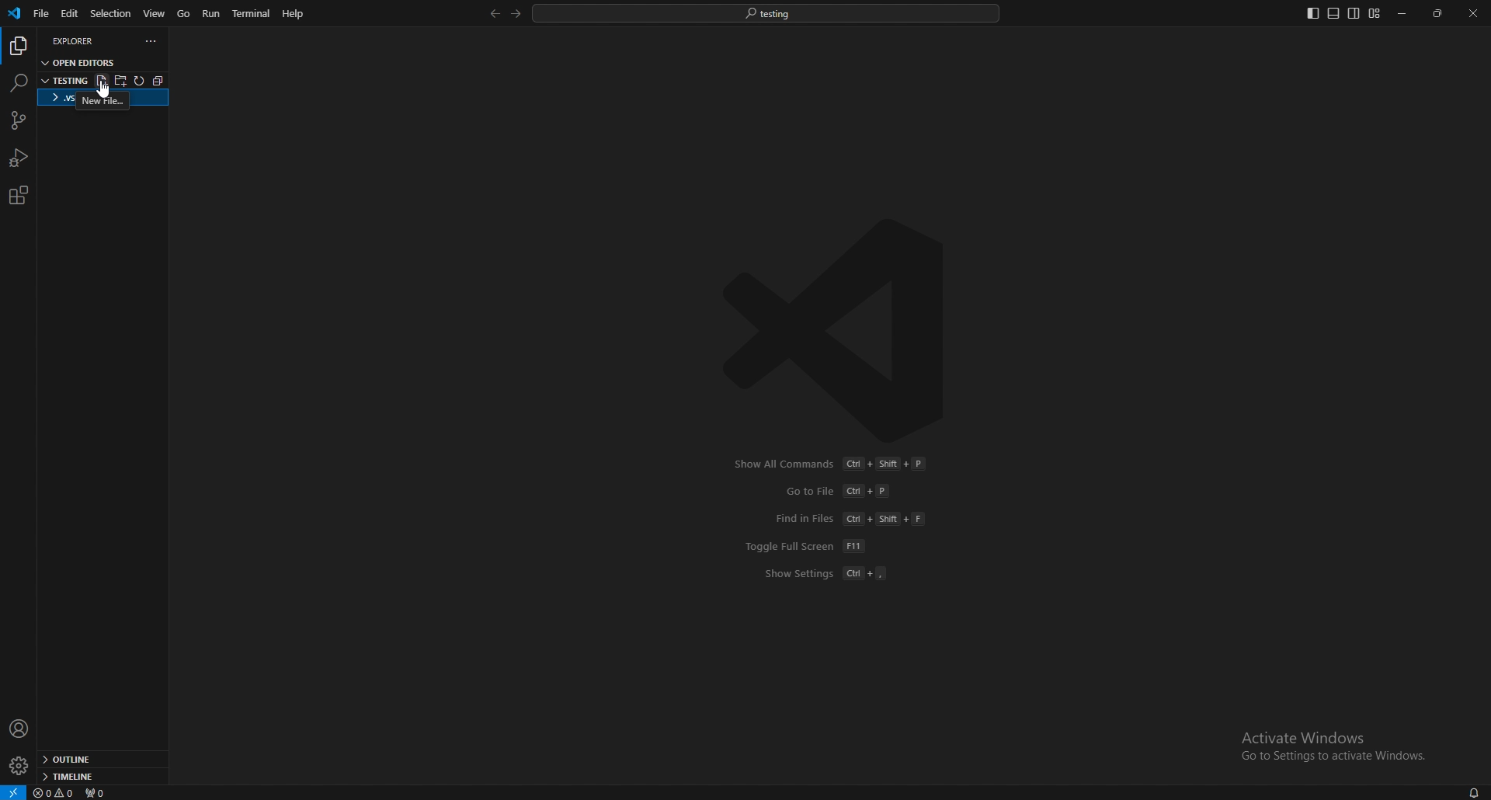  Describe the element at coordinates (19, 729) in the screenshot. I see `profile` at that location.